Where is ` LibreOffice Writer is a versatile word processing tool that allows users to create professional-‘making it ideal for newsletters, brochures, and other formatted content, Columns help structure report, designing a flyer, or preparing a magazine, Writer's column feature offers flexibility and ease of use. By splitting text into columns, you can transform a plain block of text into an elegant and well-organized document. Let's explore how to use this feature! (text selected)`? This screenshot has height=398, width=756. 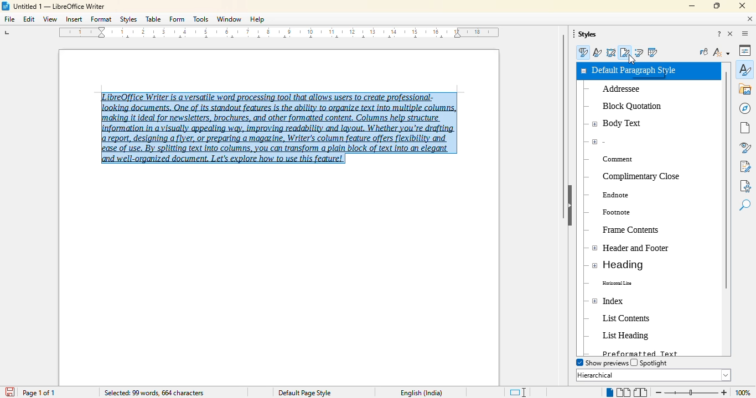  LibreOffice Writer is a versatile word processing tool that allows users to create professional-‘making it ideal for newsletters, brochures, and other formatted content, Columns help structure report, designing a flyer, or preparing a magazine, Writer's column feature offers flexibility and ease of use. By splitting text into columns, you can transform a plain block of text into an elegant and well-organized document. Let's explore how to use this feature! (text selected) is located at coordinates (278, 124).